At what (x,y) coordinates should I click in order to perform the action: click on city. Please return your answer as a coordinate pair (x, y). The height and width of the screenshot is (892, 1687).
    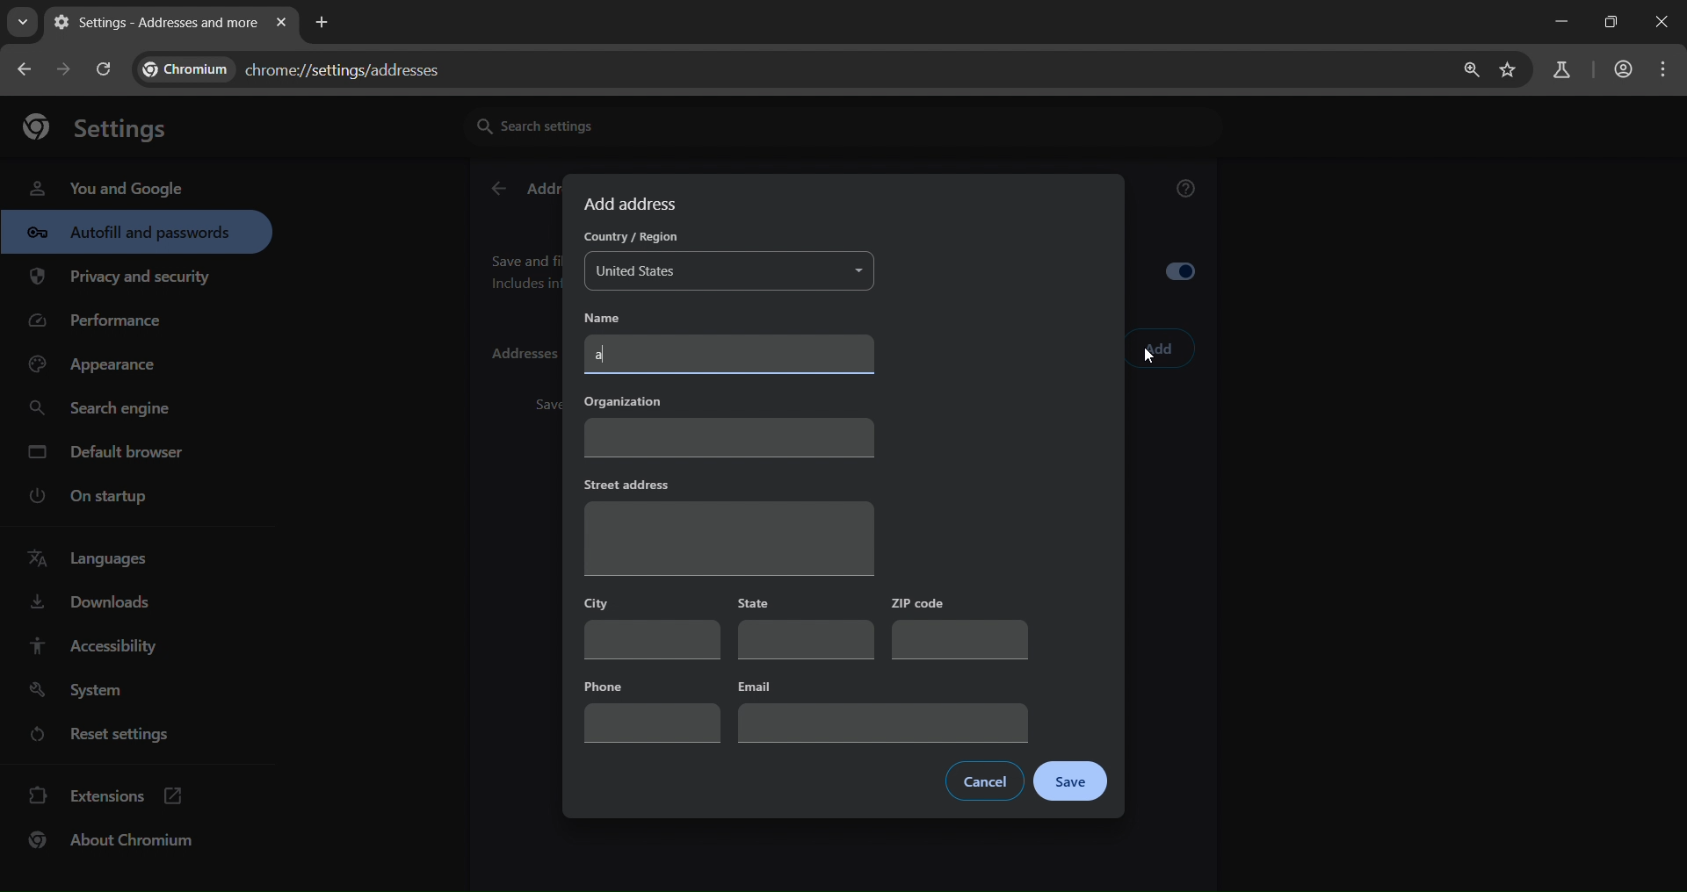
    Looking at the image, I should click on (650, 624).